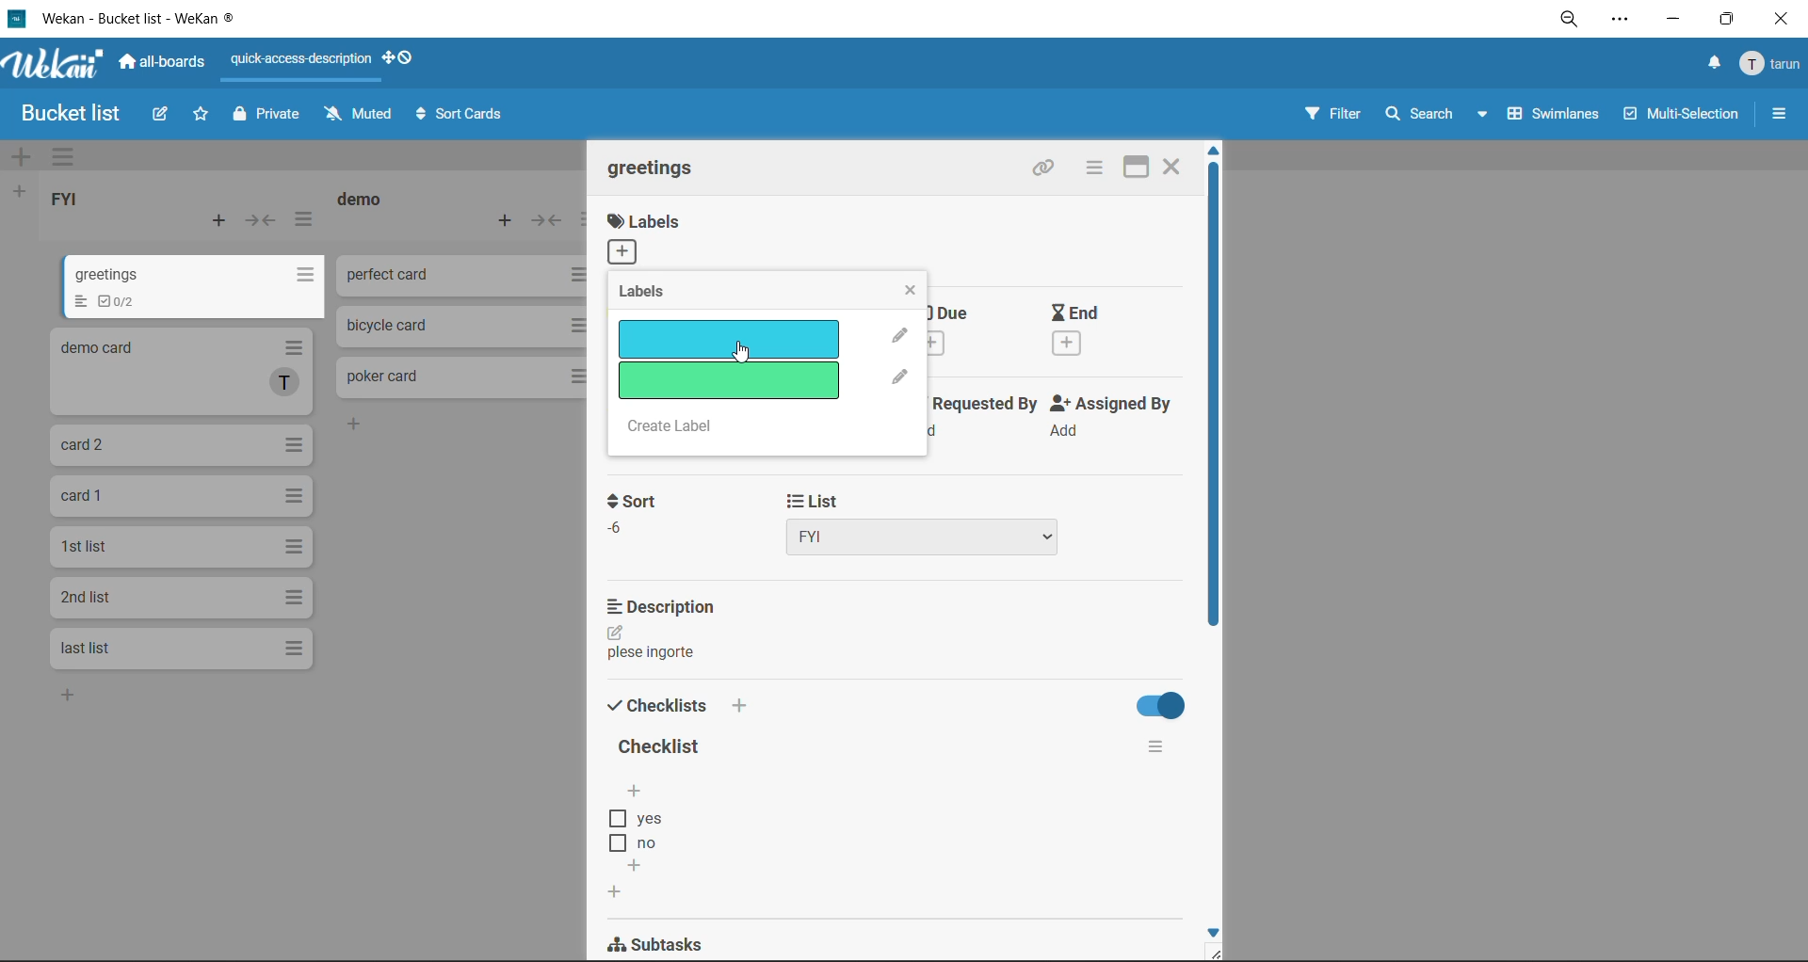 This screenshot has width=1808, height=962. I want to click on list title, so click(66, 198).